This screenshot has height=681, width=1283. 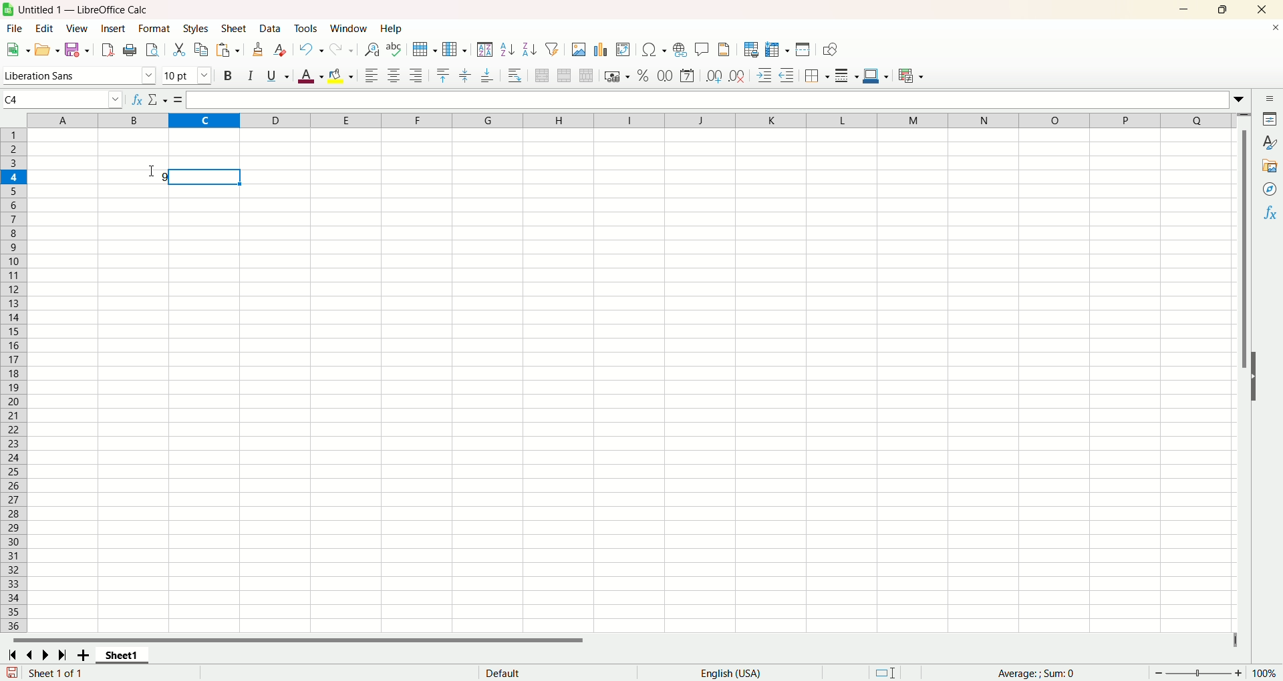 I want to click on format as date, so click(x=690, y=75).